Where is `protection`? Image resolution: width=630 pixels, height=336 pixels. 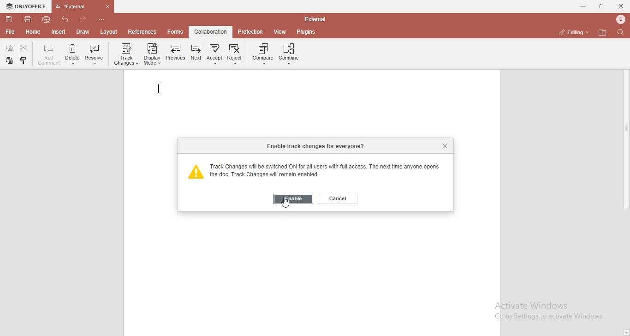 protection is located at coordinates (251, 31).